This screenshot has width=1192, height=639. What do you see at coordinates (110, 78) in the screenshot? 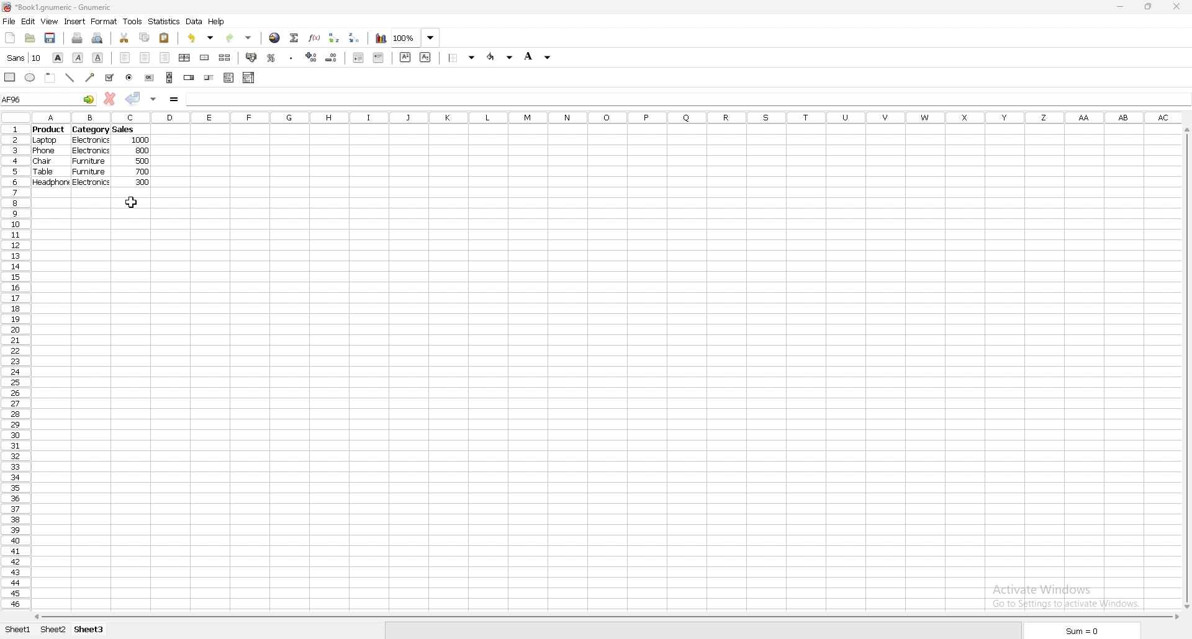
I see `tickbox` at bounding box center [110, 78].